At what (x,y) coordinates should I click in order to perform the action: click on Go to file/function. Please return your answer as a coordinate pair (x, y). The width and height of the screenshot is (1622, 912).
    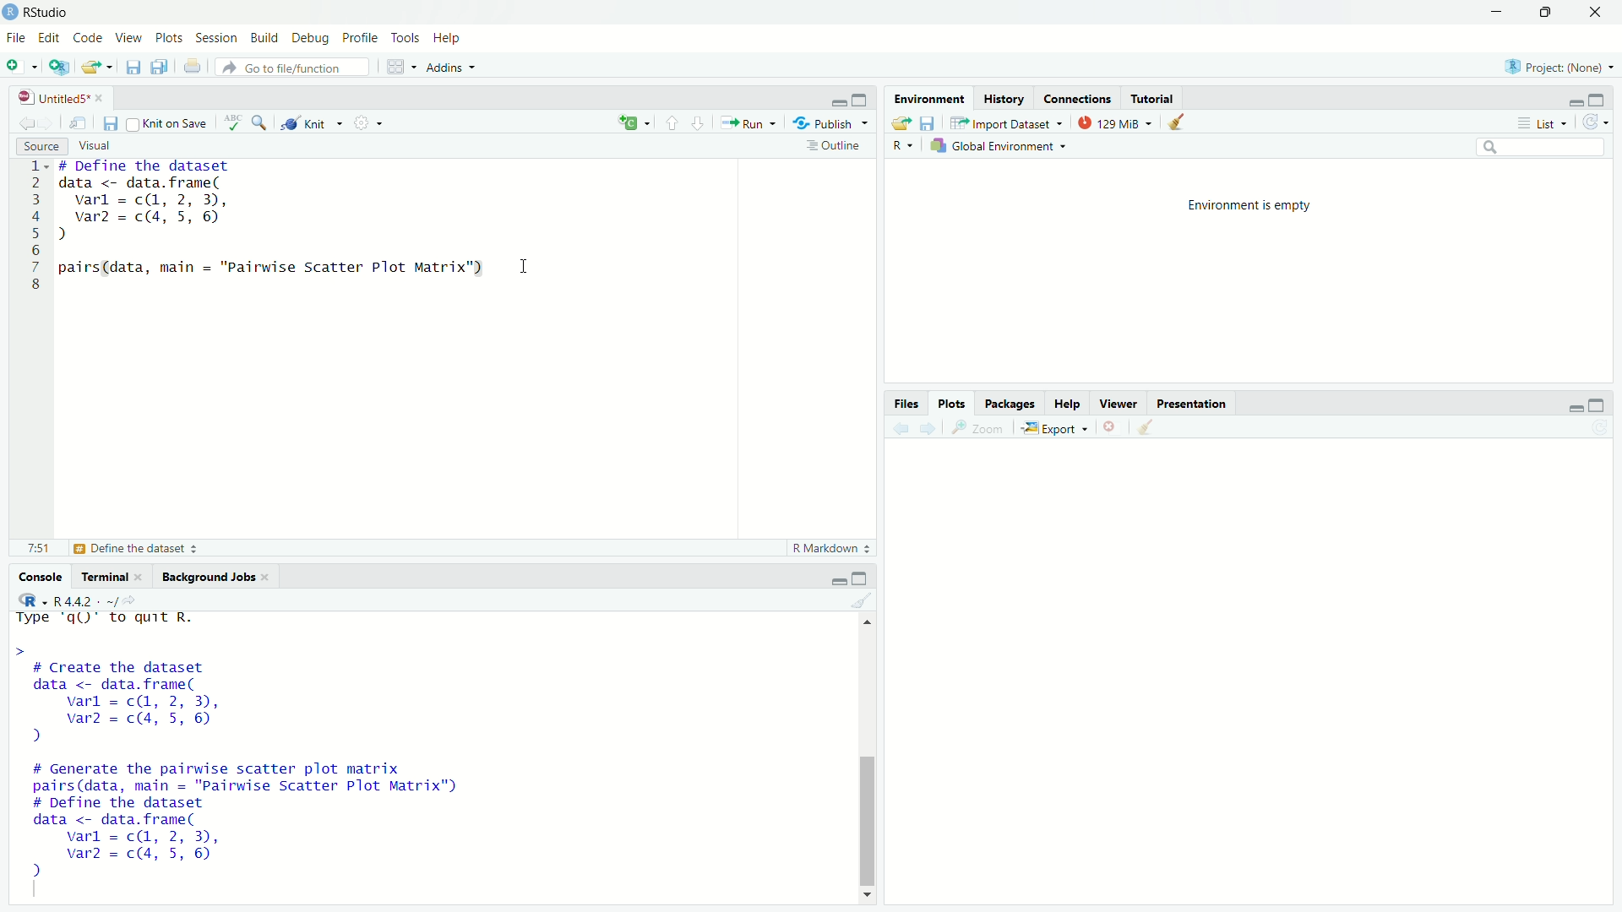
    Looking at the image, I should click on (291, 66).